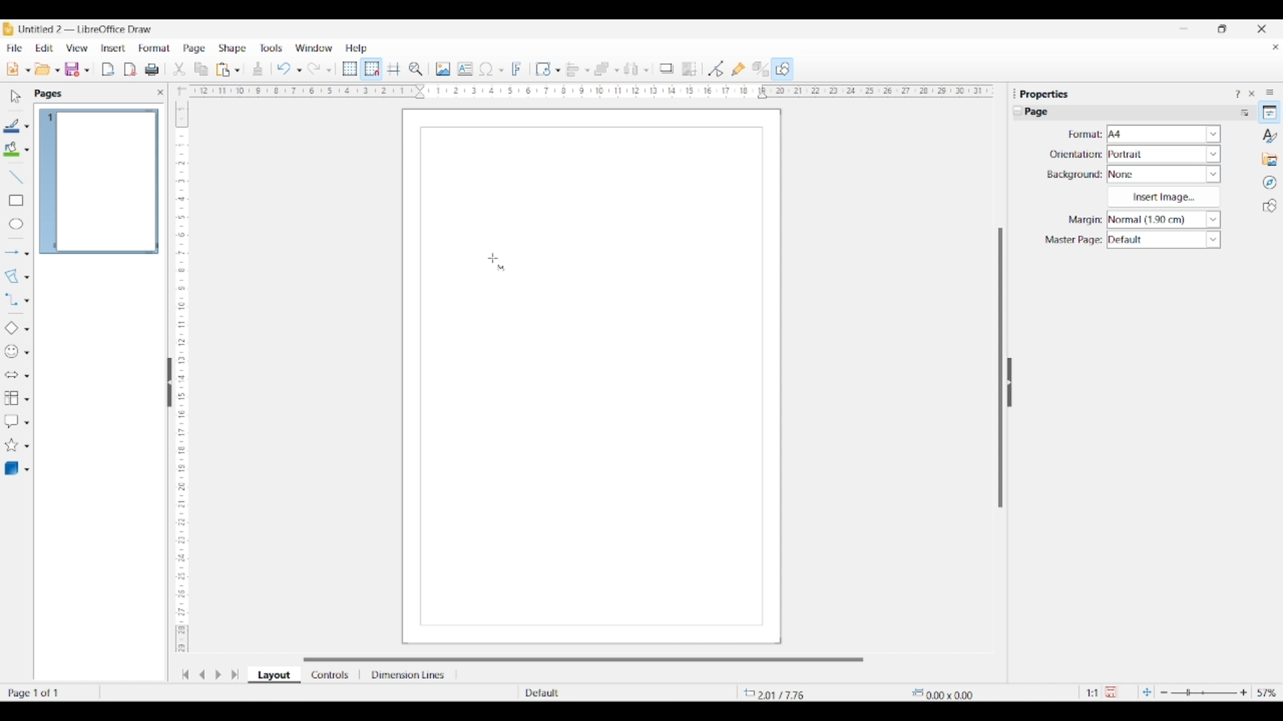 Image resolution: width=1283 pixels, height=721 pixels. I want to click on Print, so click(152, 69).